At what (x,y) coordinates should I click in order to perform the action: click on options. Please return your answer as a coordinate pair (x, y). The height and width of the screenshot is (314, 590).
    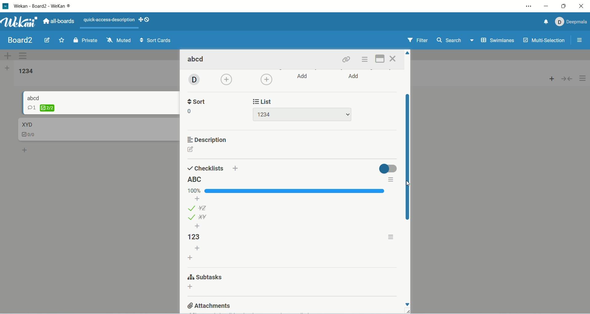
    Looking at the image, I should click on (366, 60).